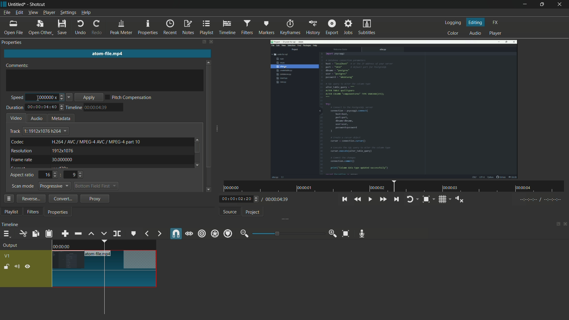  Describe the element at coordinates (96, 142) in the screenshot. I see `text` at that location.